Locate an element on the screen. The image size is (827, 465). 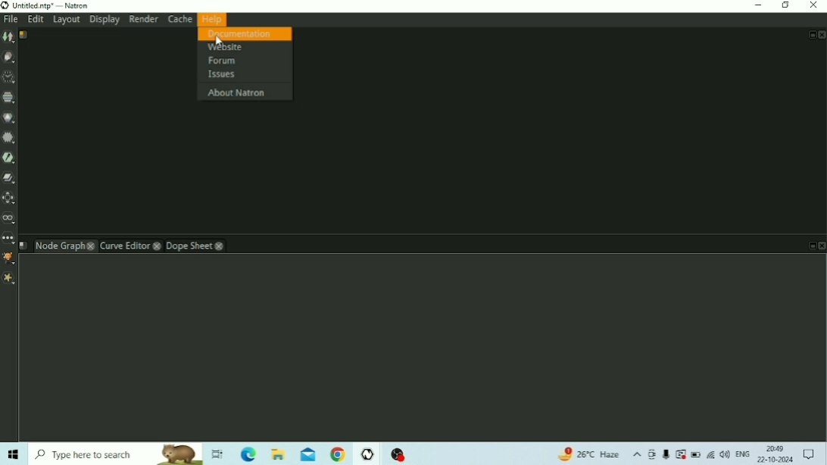
File Explorer is located at coordinates (279, 454).